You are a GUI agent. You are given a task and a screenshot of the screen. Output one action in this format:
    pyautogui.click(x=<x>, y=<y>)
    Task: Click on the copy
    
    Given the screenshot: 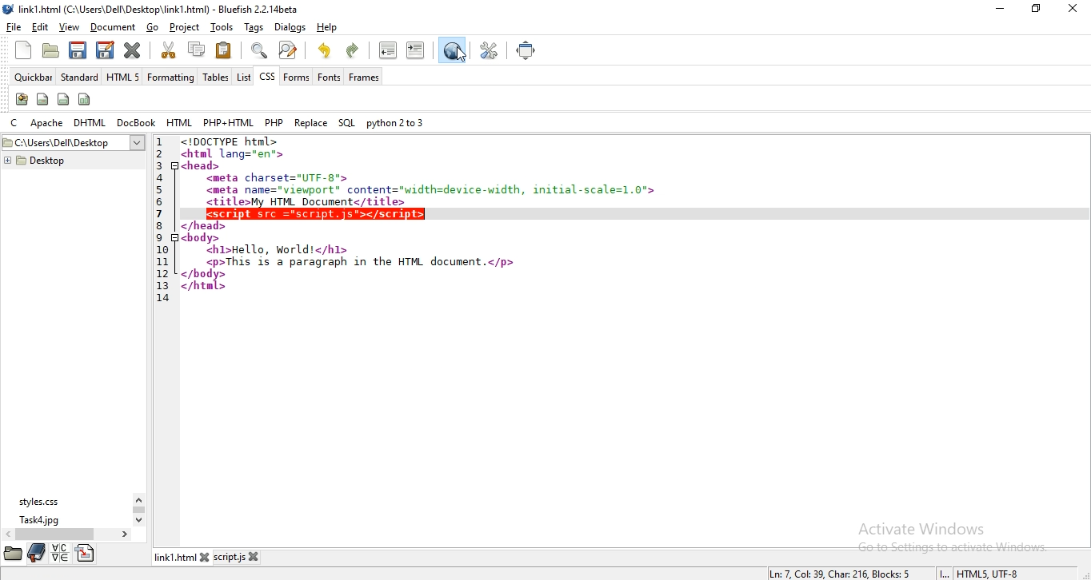 What is the action you would take?
    pyautogui.click(x=197, y=48)
    